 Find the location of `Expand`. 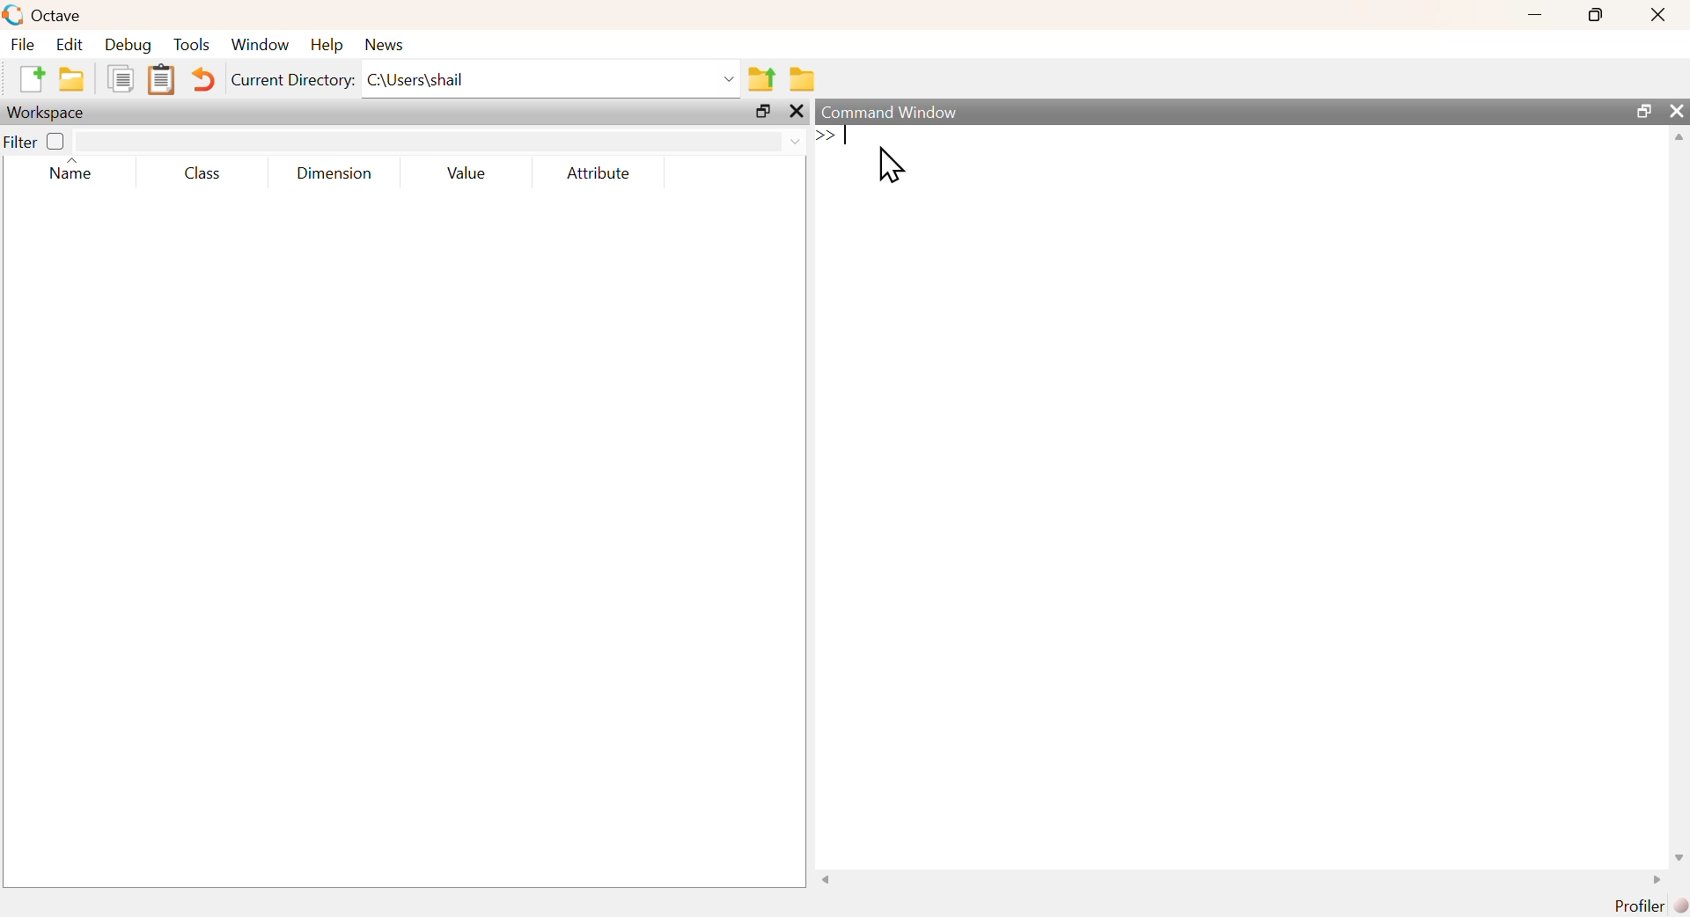

Expand is located at coordinates (826, 136).